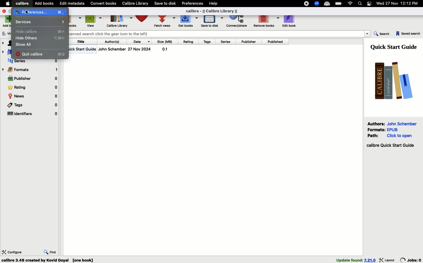 This screenshot has height=263, width=423. What do you see at coordinates (382, 34) in the screenshot?
I see `Search` at bounding box center [382, 34].